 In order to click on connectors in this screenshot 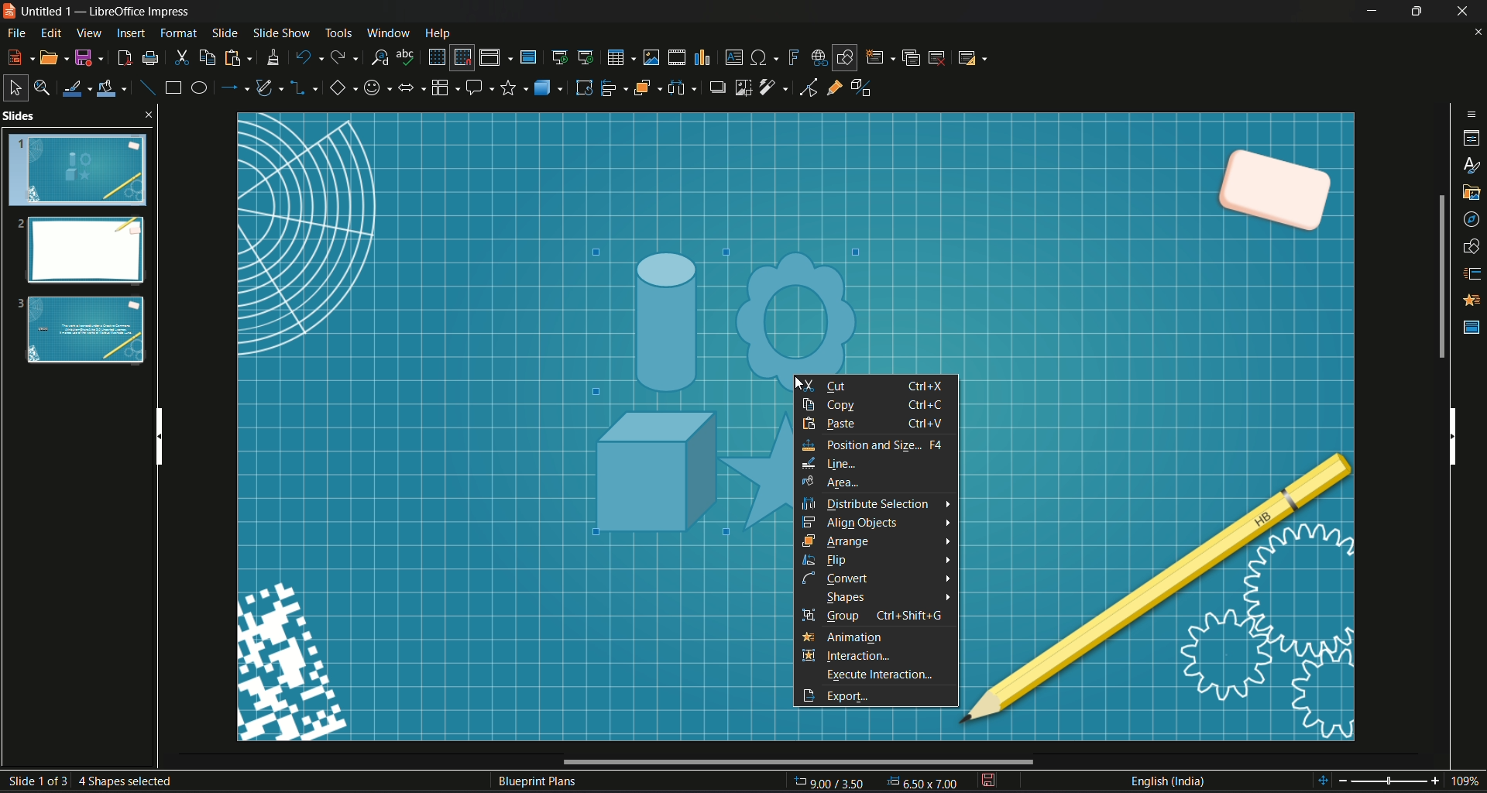, I will do `click(304, 89)`.